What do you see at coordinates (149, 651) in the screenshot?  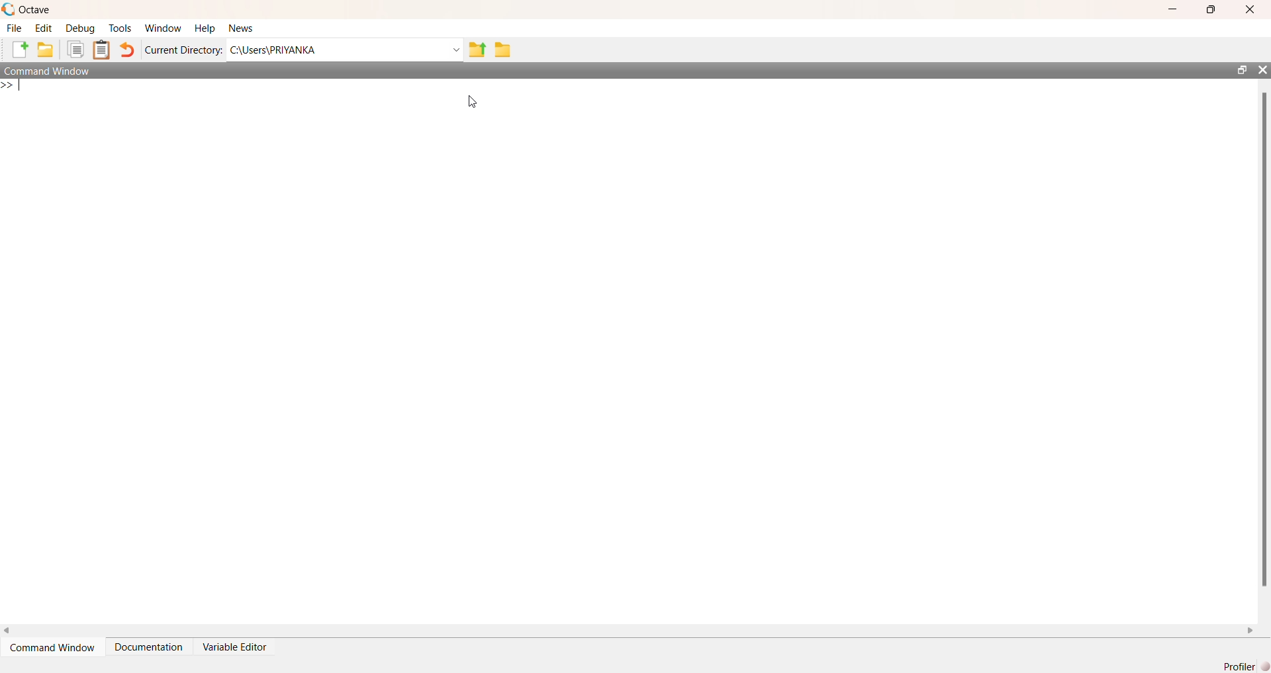 I see `documentation` at bounding box center [149, 651].